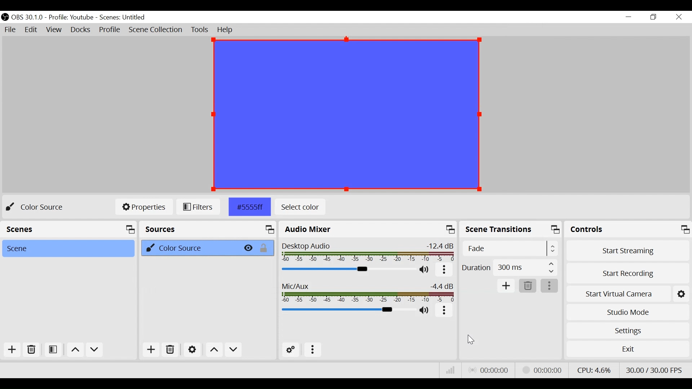  I want to click on Close, so click(678, 18).